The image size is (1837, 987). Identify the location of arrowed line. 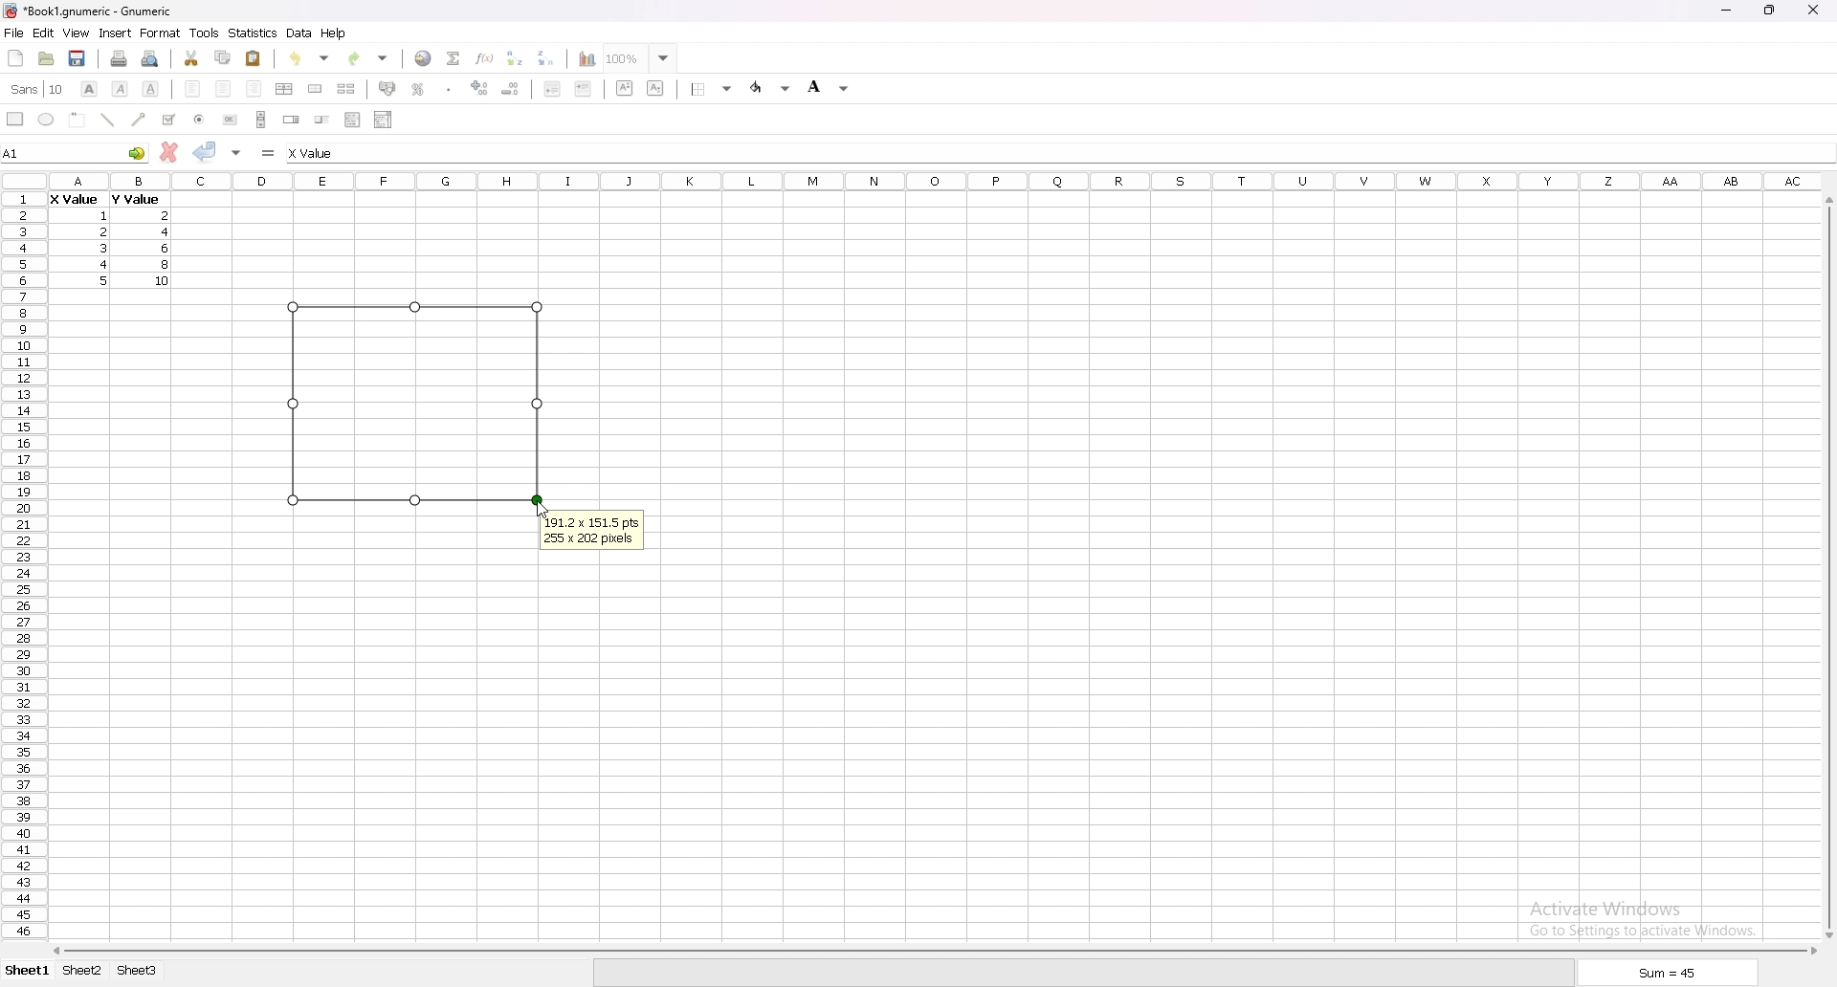
(140, 119).